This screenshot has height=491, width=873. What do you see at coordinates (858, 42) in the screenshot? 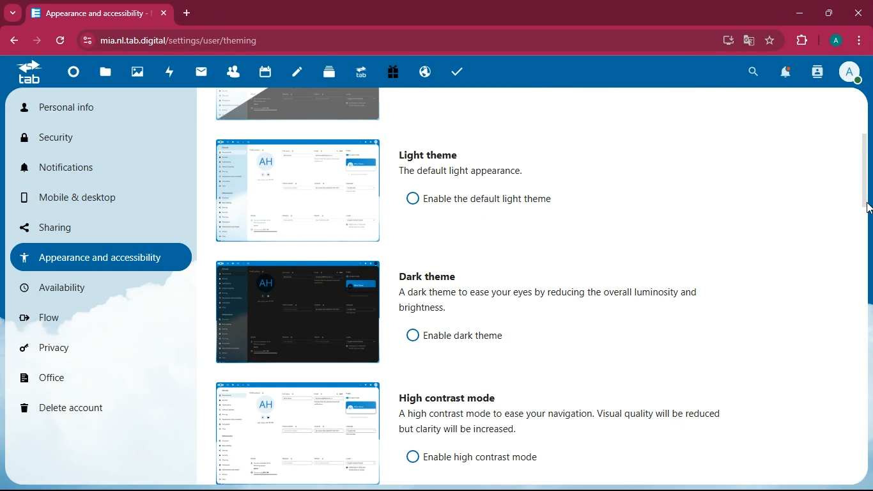
I see `menu` at bounding box center [858, 42].